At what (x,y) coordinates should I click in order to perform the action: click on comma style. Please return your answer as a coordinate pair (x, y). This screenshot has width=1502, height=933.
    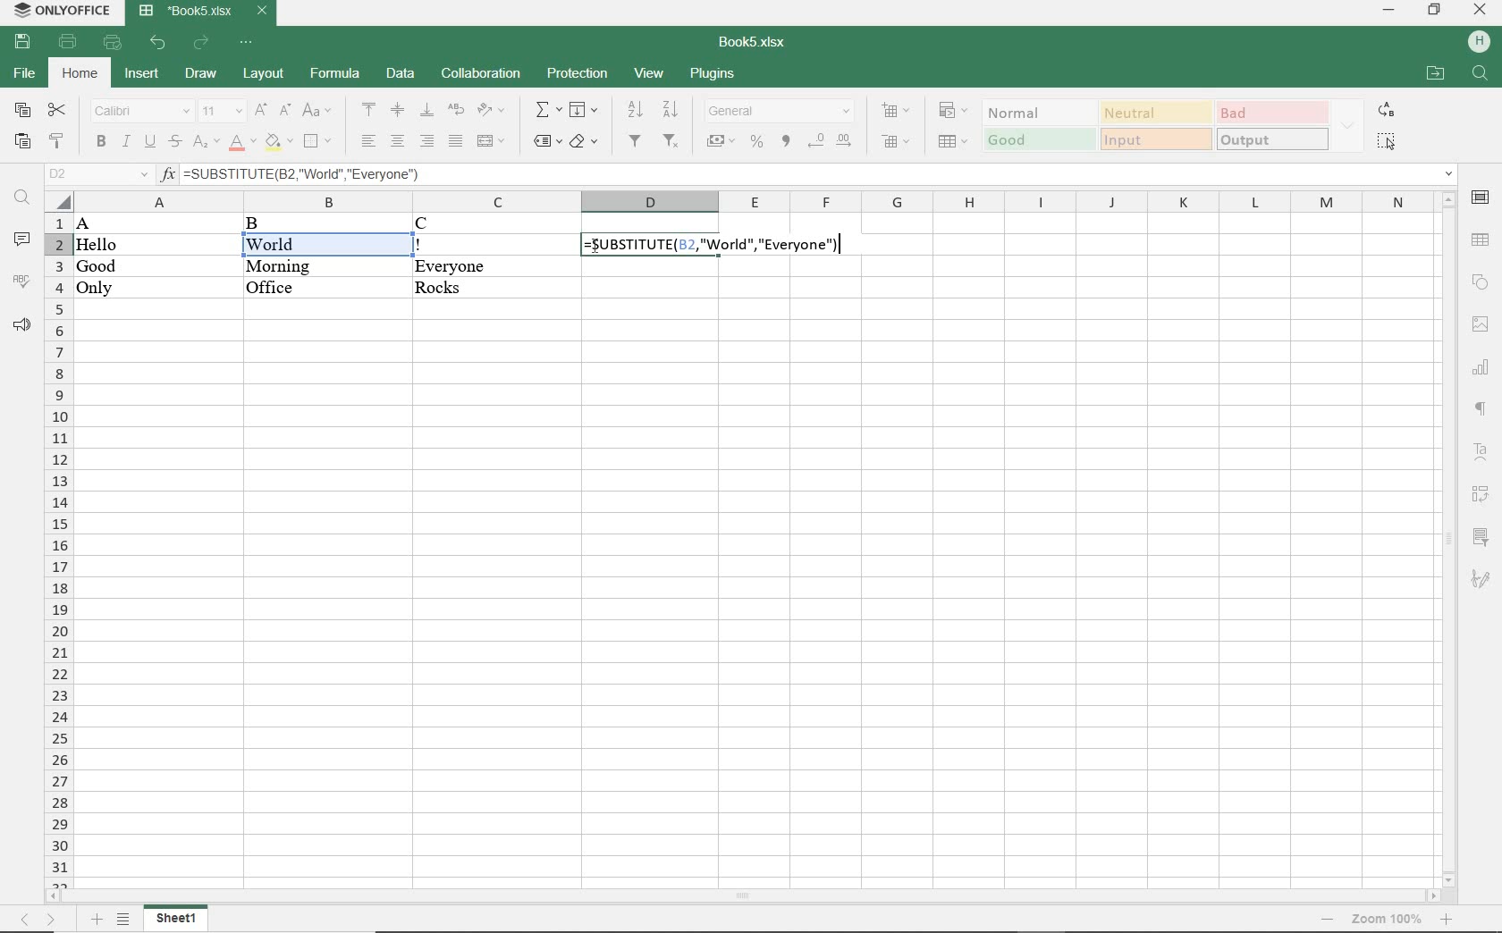
    Looking at the image, I should click on (786, 143).